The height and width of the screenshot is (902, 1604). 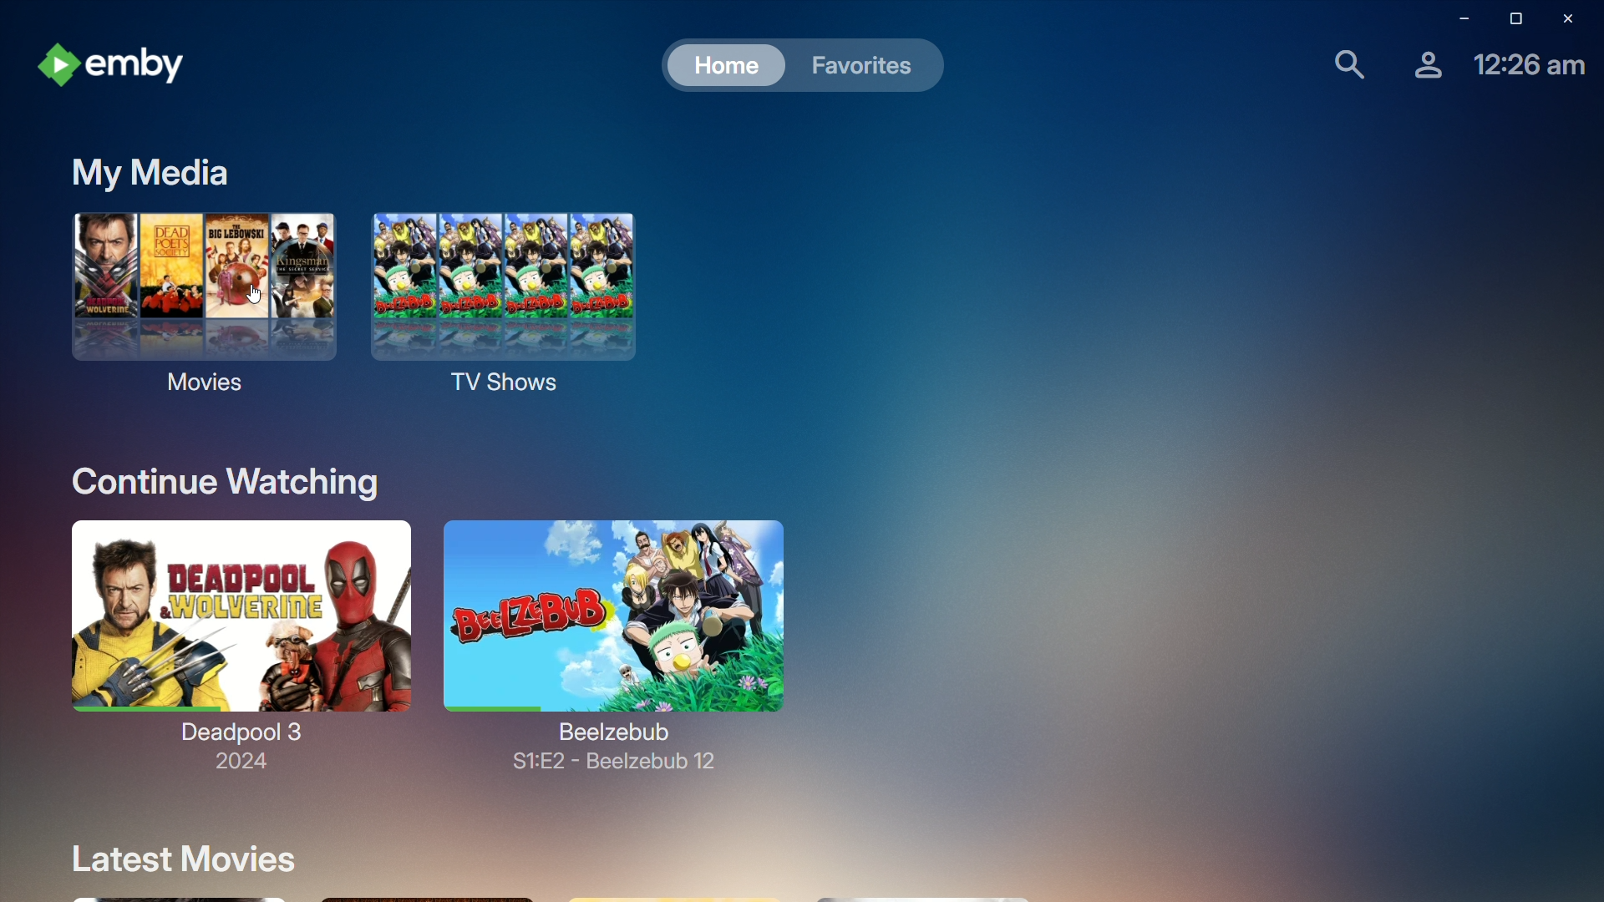 What do you see at coordinates (143, 173) in the screenshot?
I see `My Media` at bounding box center [143, 173].